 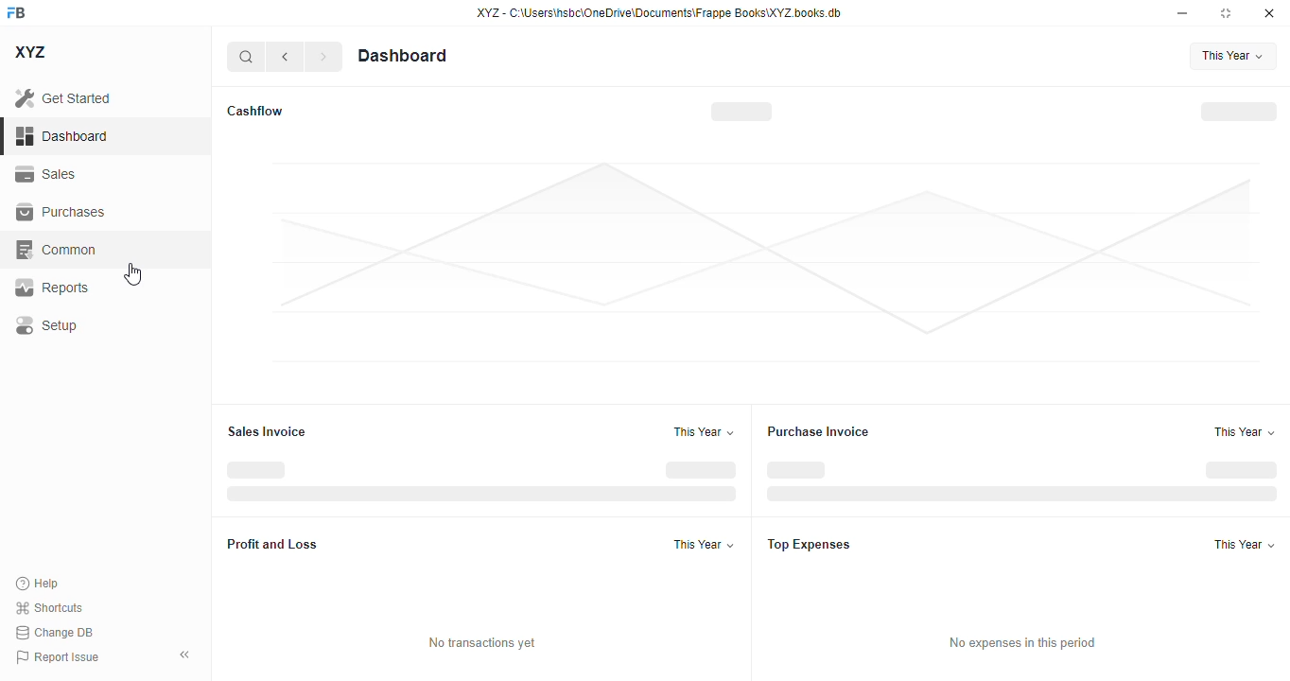 I want to click on shortcuts, so click(x=49, y=607).